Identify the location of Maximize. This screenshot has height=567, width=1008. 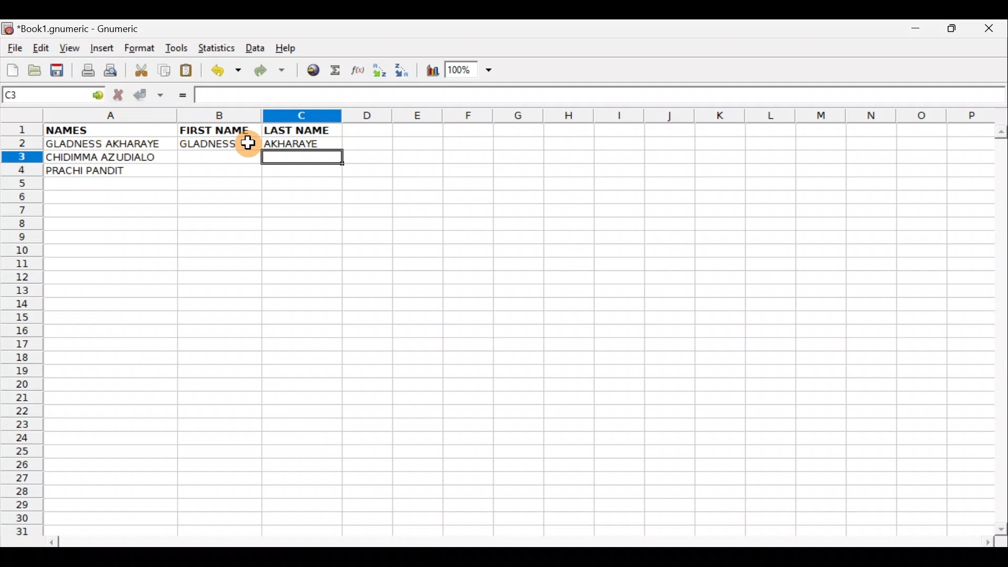
(953, 30).